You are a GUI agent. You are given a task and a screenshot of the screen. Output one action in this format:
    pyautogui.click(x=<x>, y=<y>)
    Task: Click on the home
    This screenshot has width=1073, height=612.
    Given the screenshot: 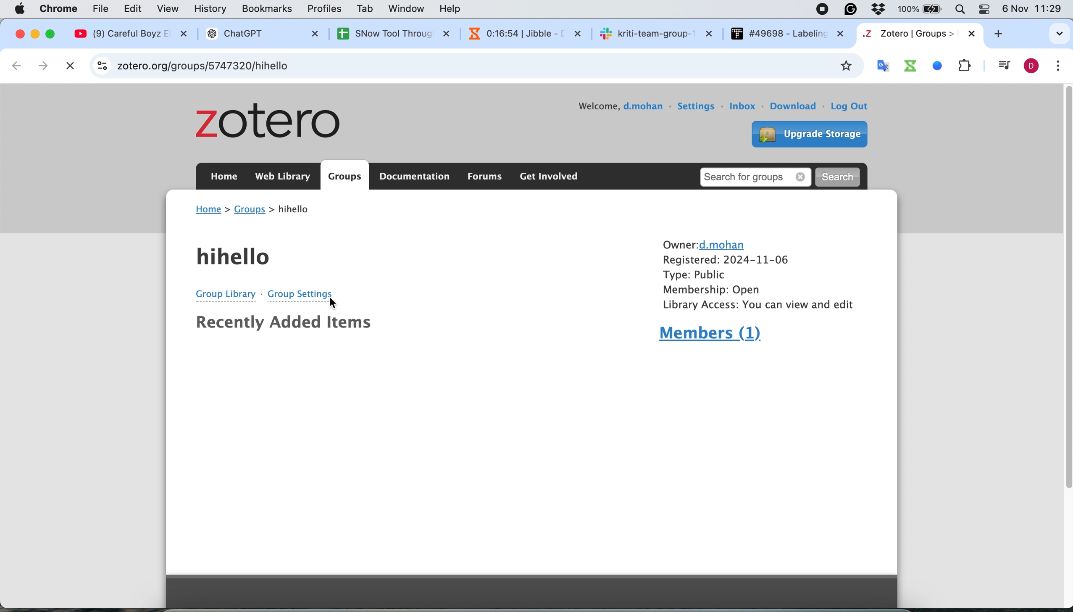 What is the action you would take?
    pyautogui.click(x=224, y=179)
    